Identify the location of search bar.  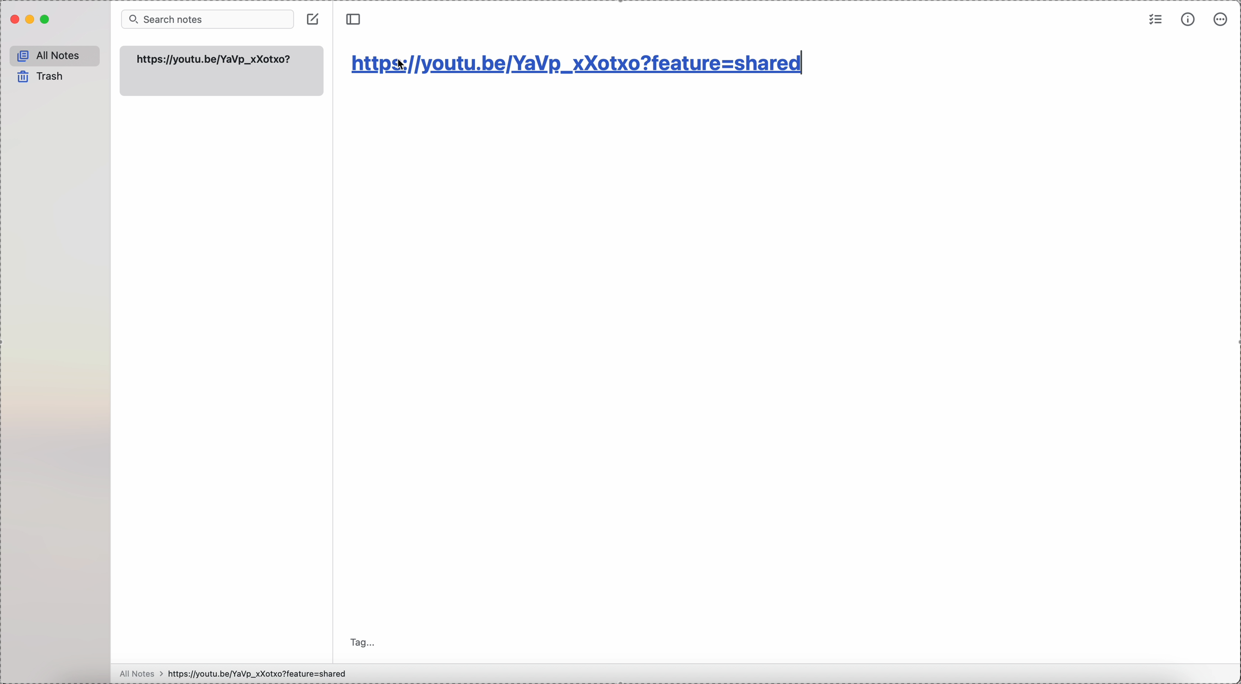
(206, 20).